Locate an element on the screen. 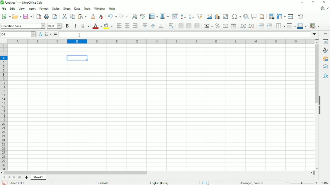 This screenshot has width=330, height=185. Scroll to last sheet is located at coordinates (20, 177).